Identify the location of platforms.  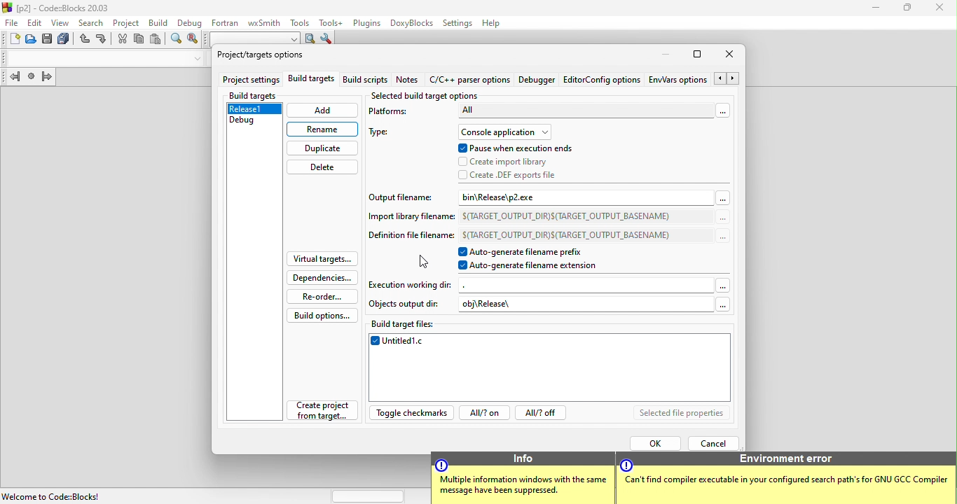
(394, 114).